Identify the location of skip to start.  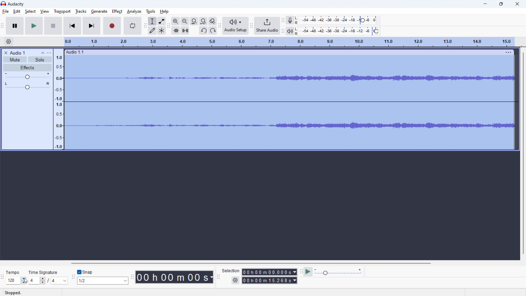
(73, 25).